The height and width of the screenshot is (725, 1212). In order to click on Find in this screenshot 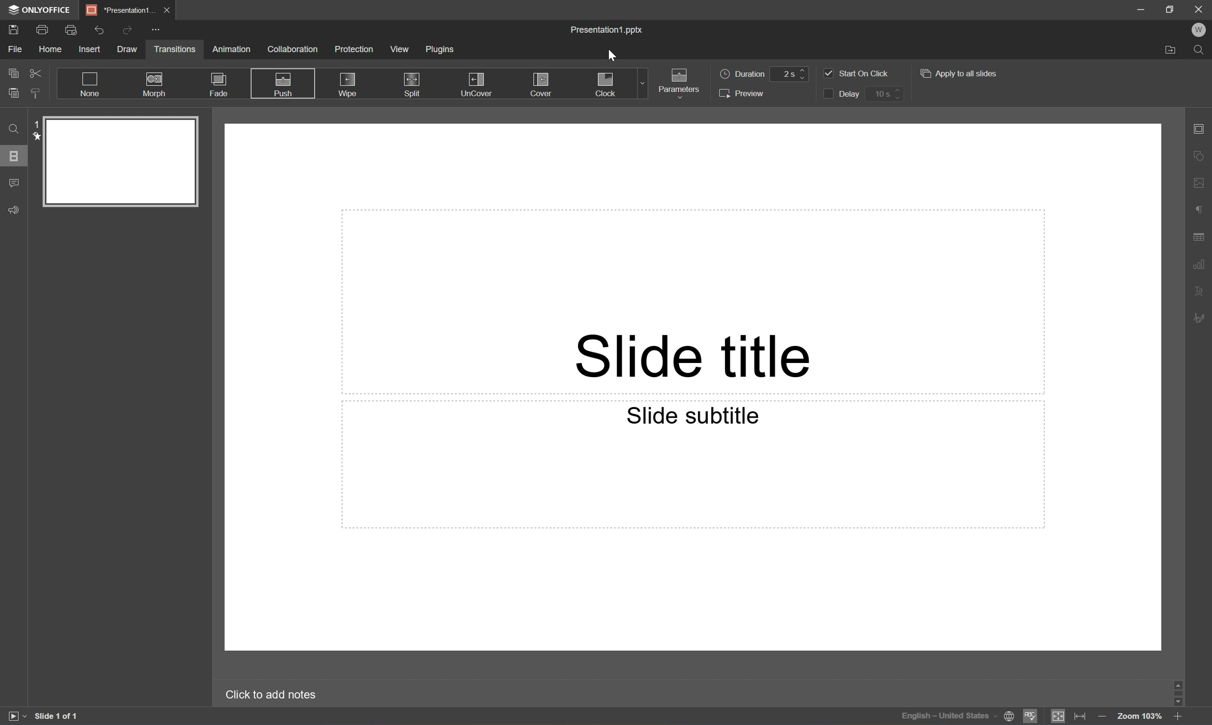, I will do `click(1201, 50)`.